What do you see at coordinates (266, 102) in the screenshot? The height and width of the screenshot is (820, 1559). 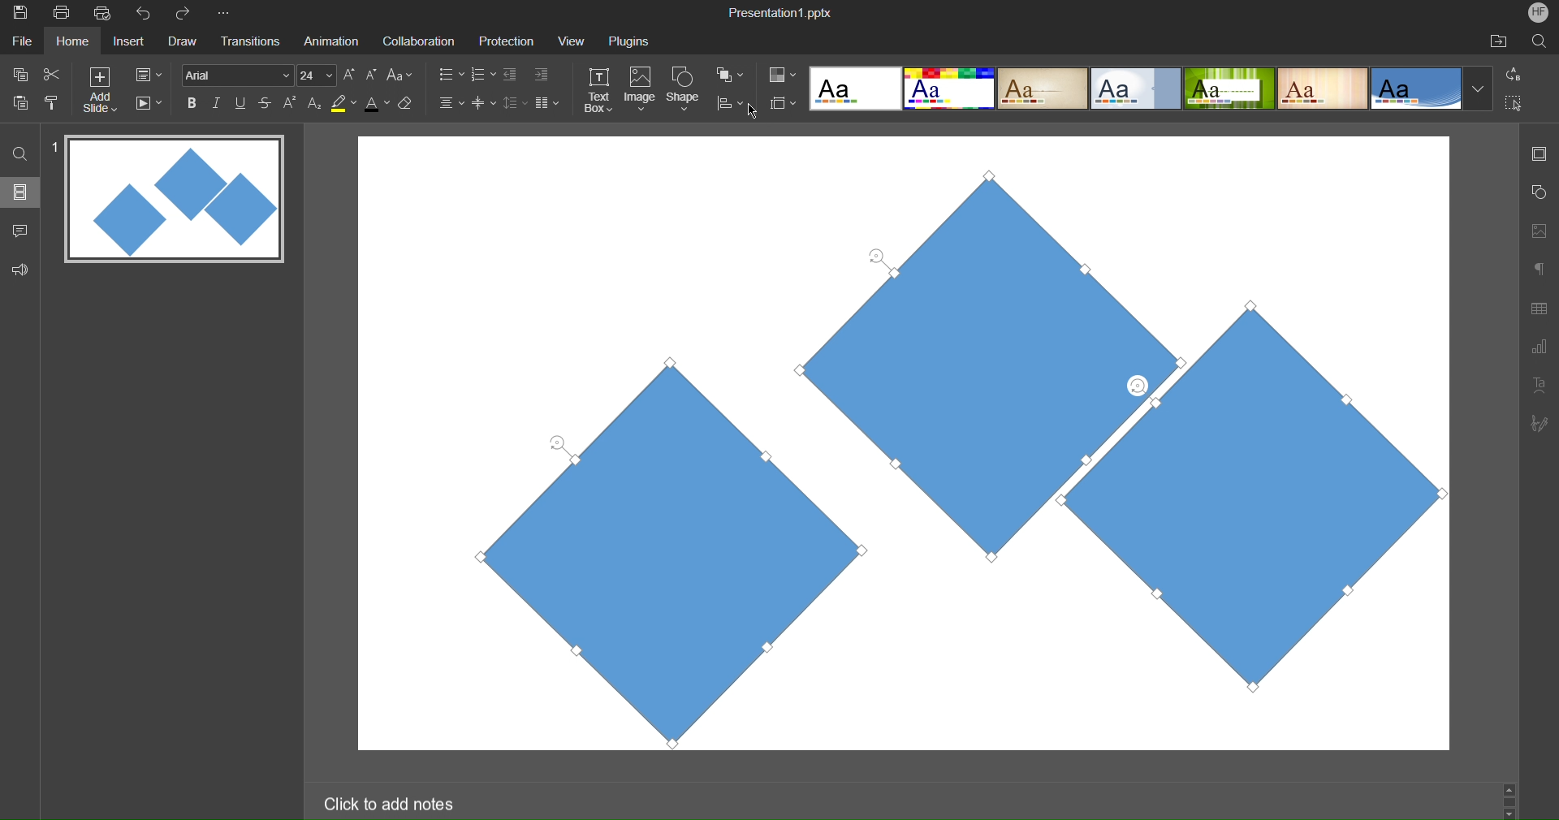 I see `Strikethrough` at bounding box center [266, 102].